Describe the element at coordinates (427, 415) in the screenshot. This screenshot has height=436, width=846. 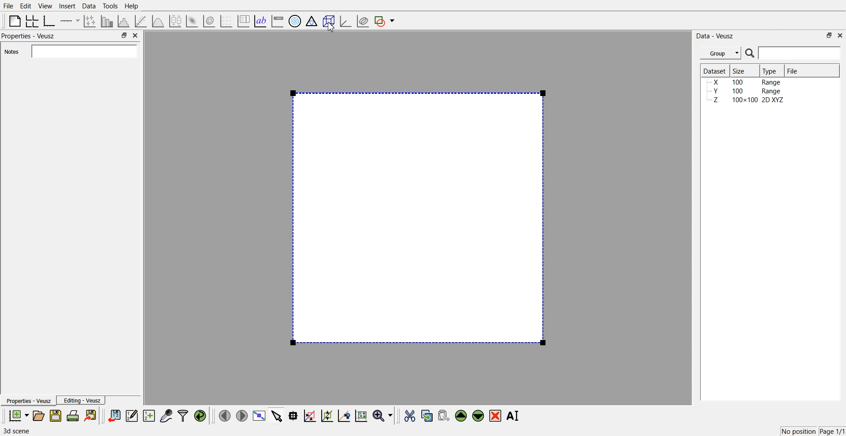
I see `Copy the selected widget` at that location.